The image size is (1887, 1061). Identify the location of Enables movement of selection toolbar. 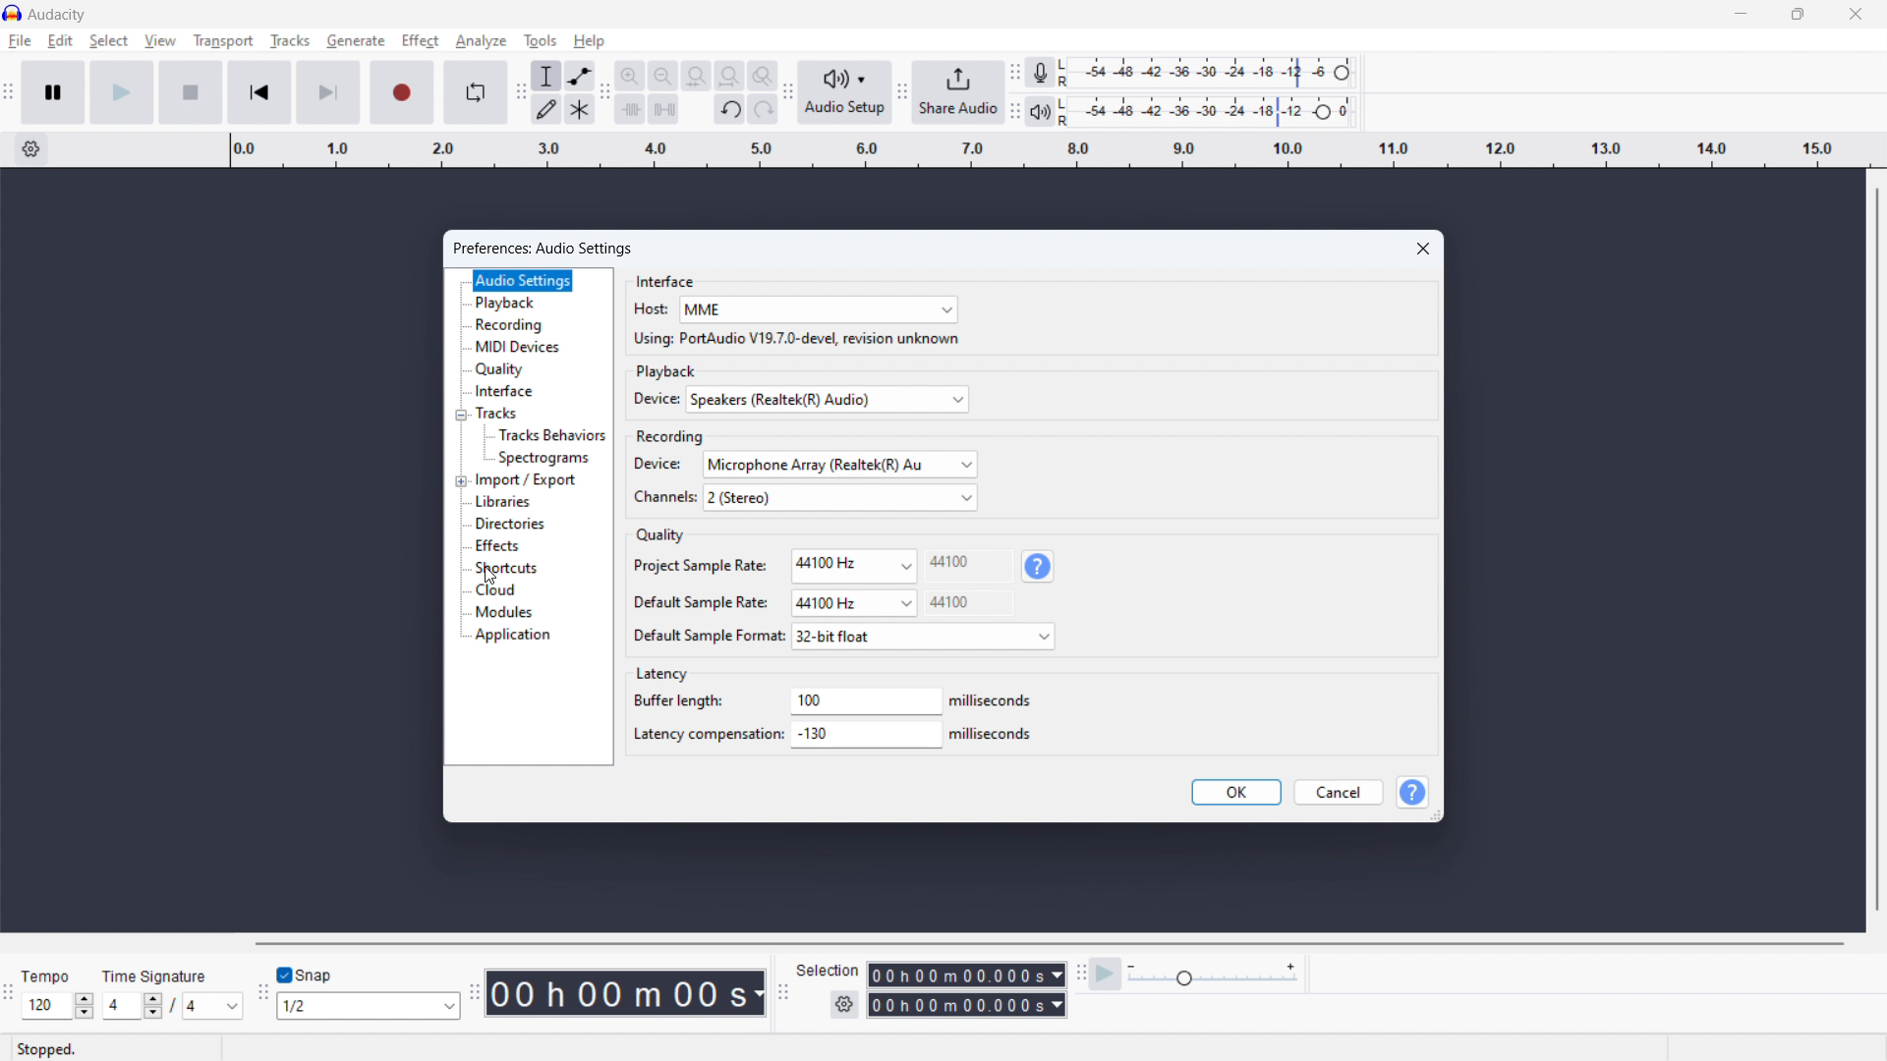
(782, 993).